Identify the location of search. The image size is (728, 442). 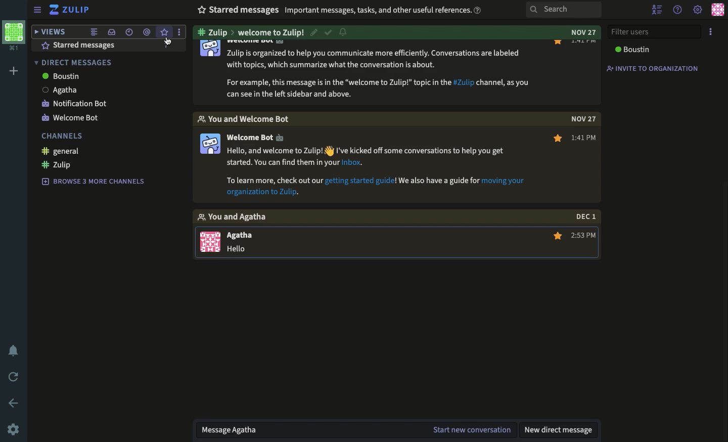
(561, 10).